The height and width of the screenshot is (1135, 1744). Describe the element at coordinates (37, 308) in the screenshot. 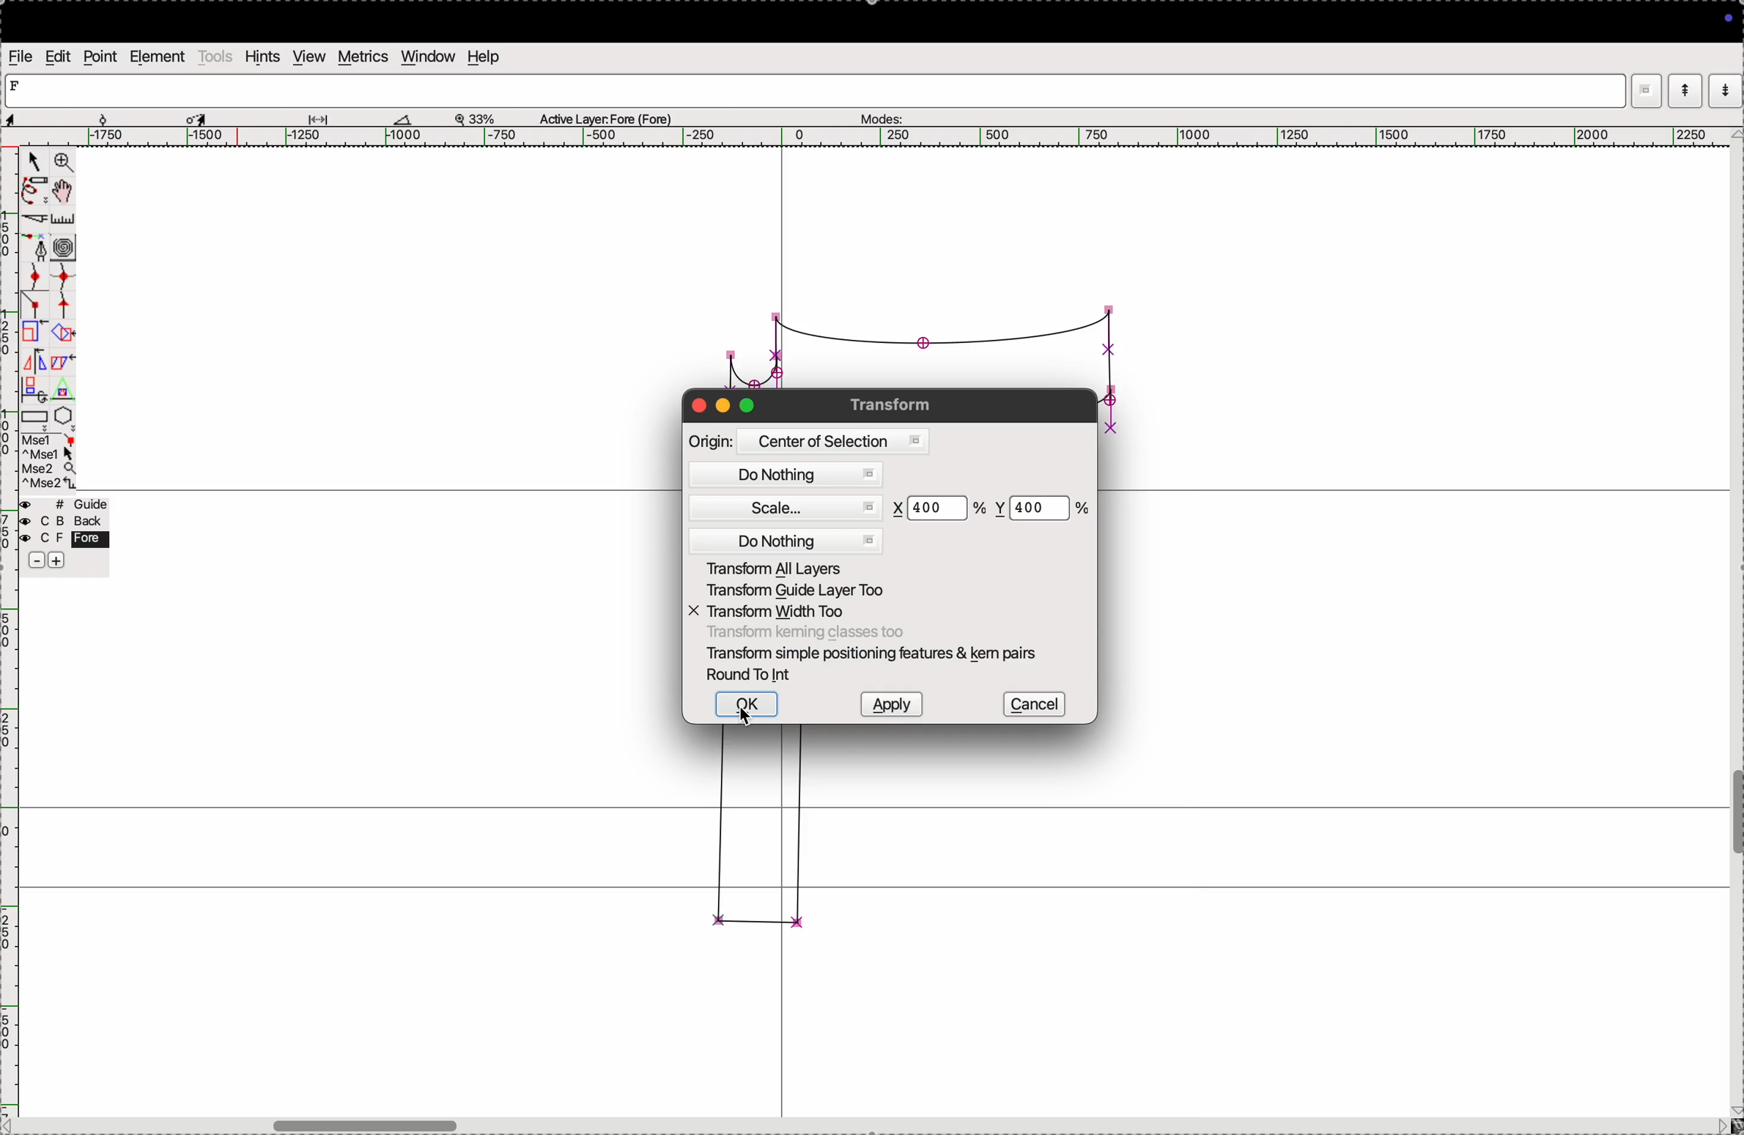

I see `line` at that location.